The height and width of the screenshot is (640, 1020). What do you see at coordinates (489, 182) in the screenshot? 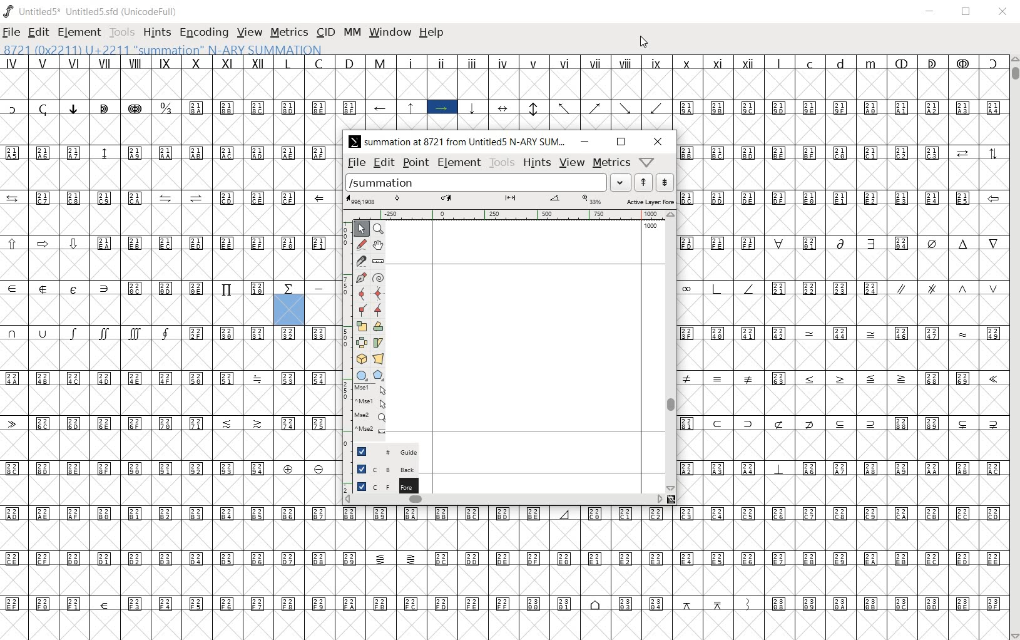
I see `load word list` at bounding box center [489, 182].